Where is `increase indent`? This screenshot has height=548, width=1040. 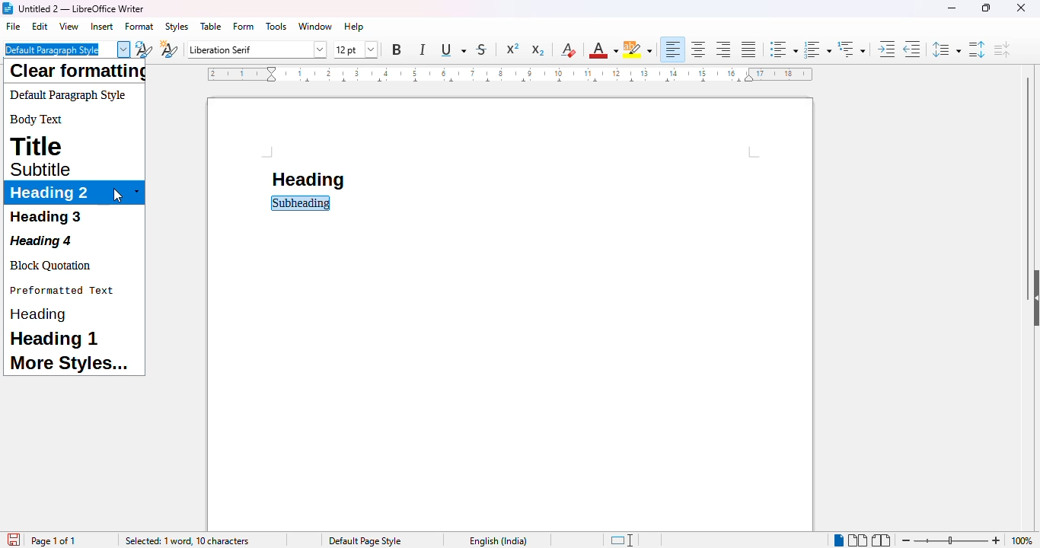
increase indent is located at coordinates (885, 49).